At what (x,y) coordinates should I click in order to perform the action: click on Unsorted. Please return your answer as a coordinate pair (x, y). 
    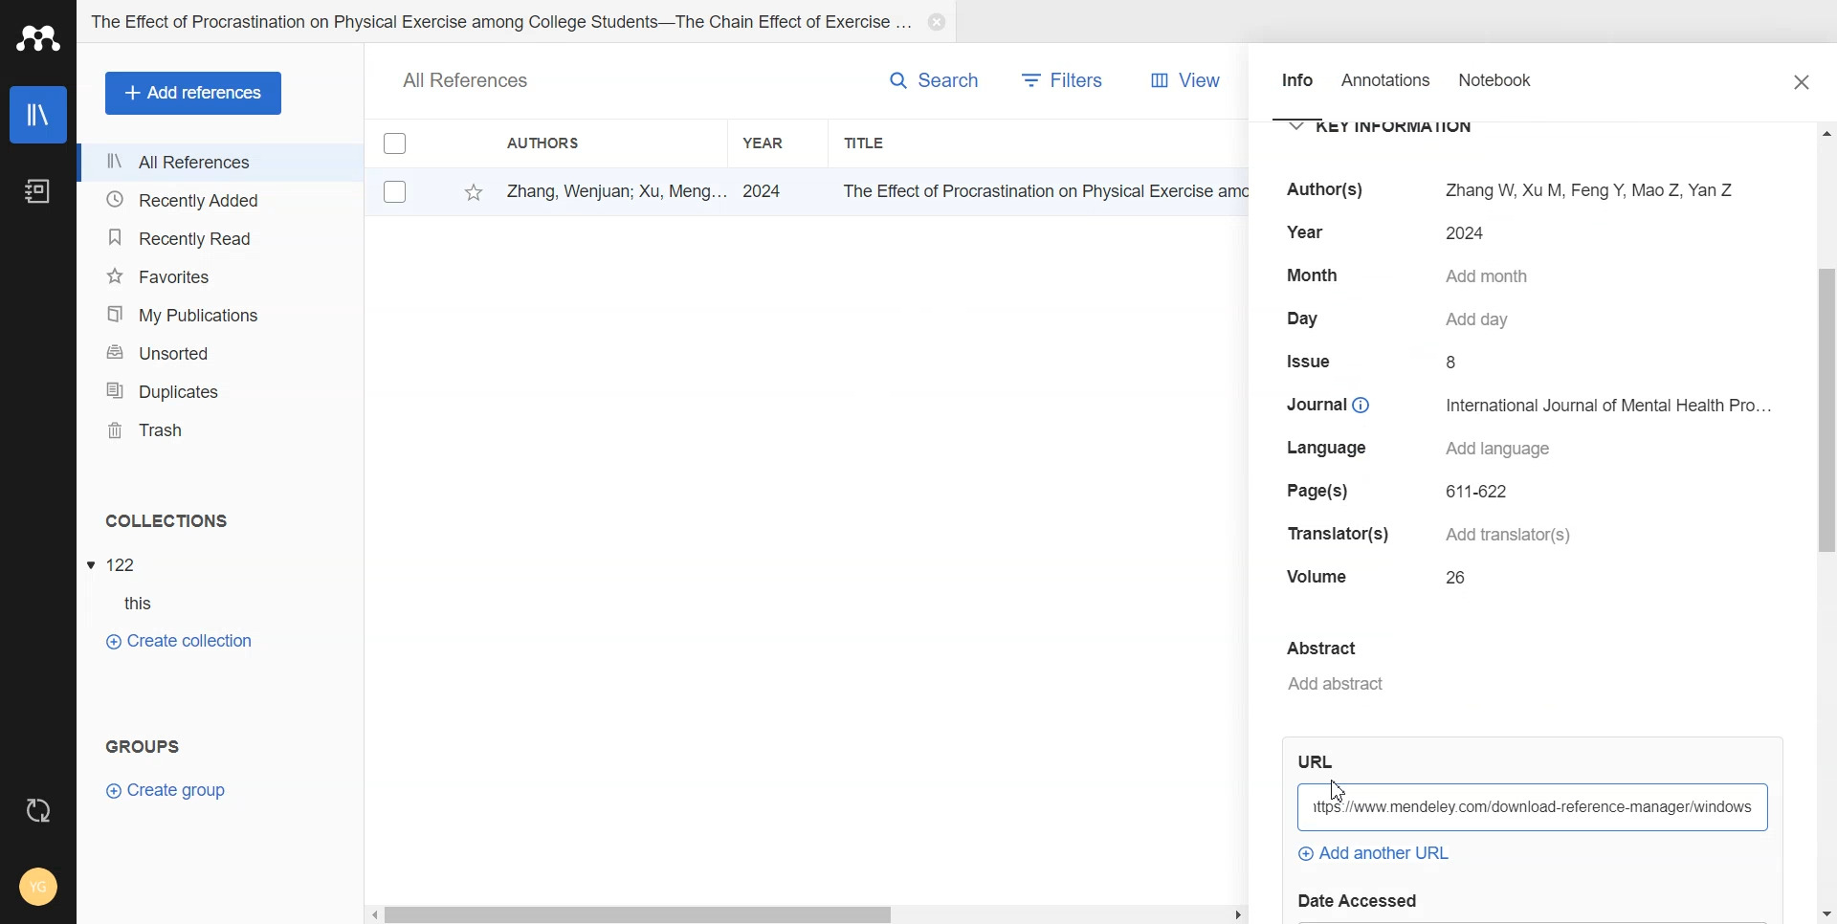
    Looking at the image, I should click on (220, 351).